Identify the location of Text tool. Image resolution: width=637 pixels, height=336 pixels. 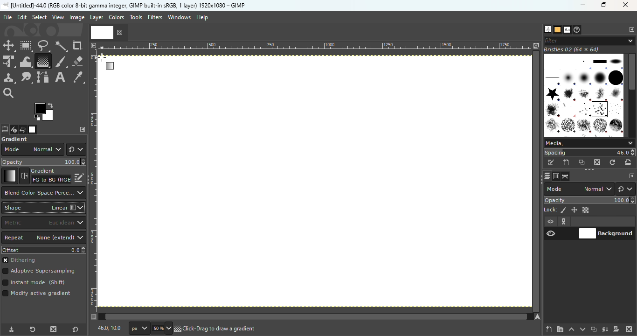
(60, 77).